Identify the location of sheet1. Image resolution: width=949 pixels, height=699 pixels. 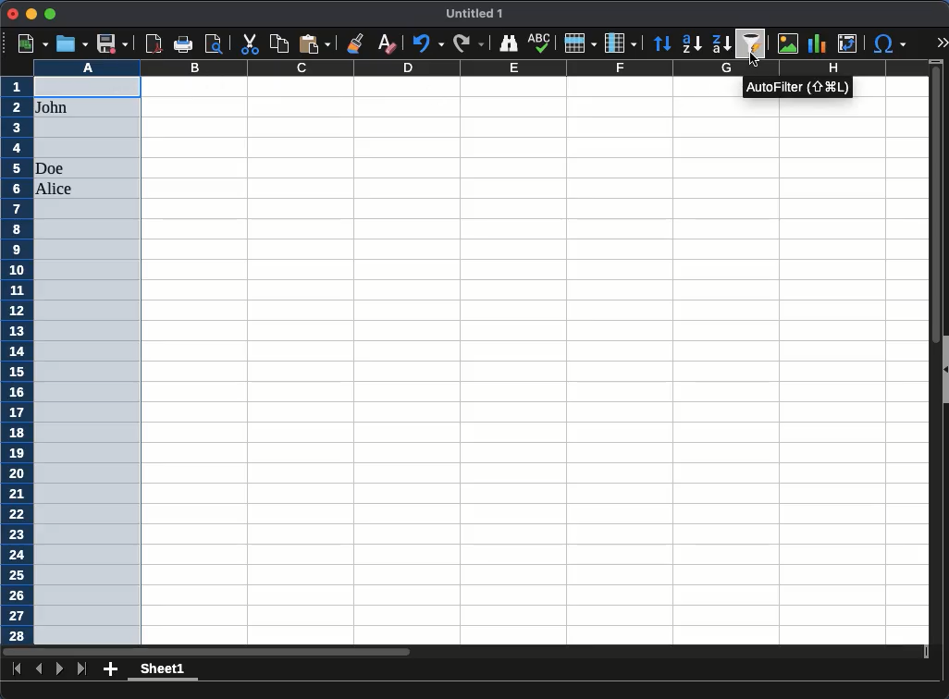
(161, 671).